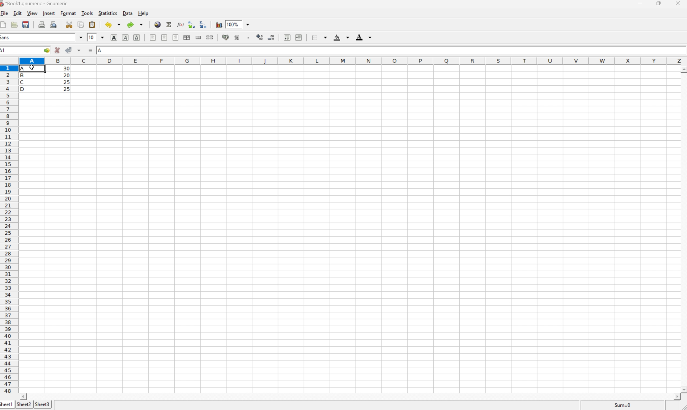 This screenshot has height=410, width=687. I want to click on Statistics, so click(108, 13).